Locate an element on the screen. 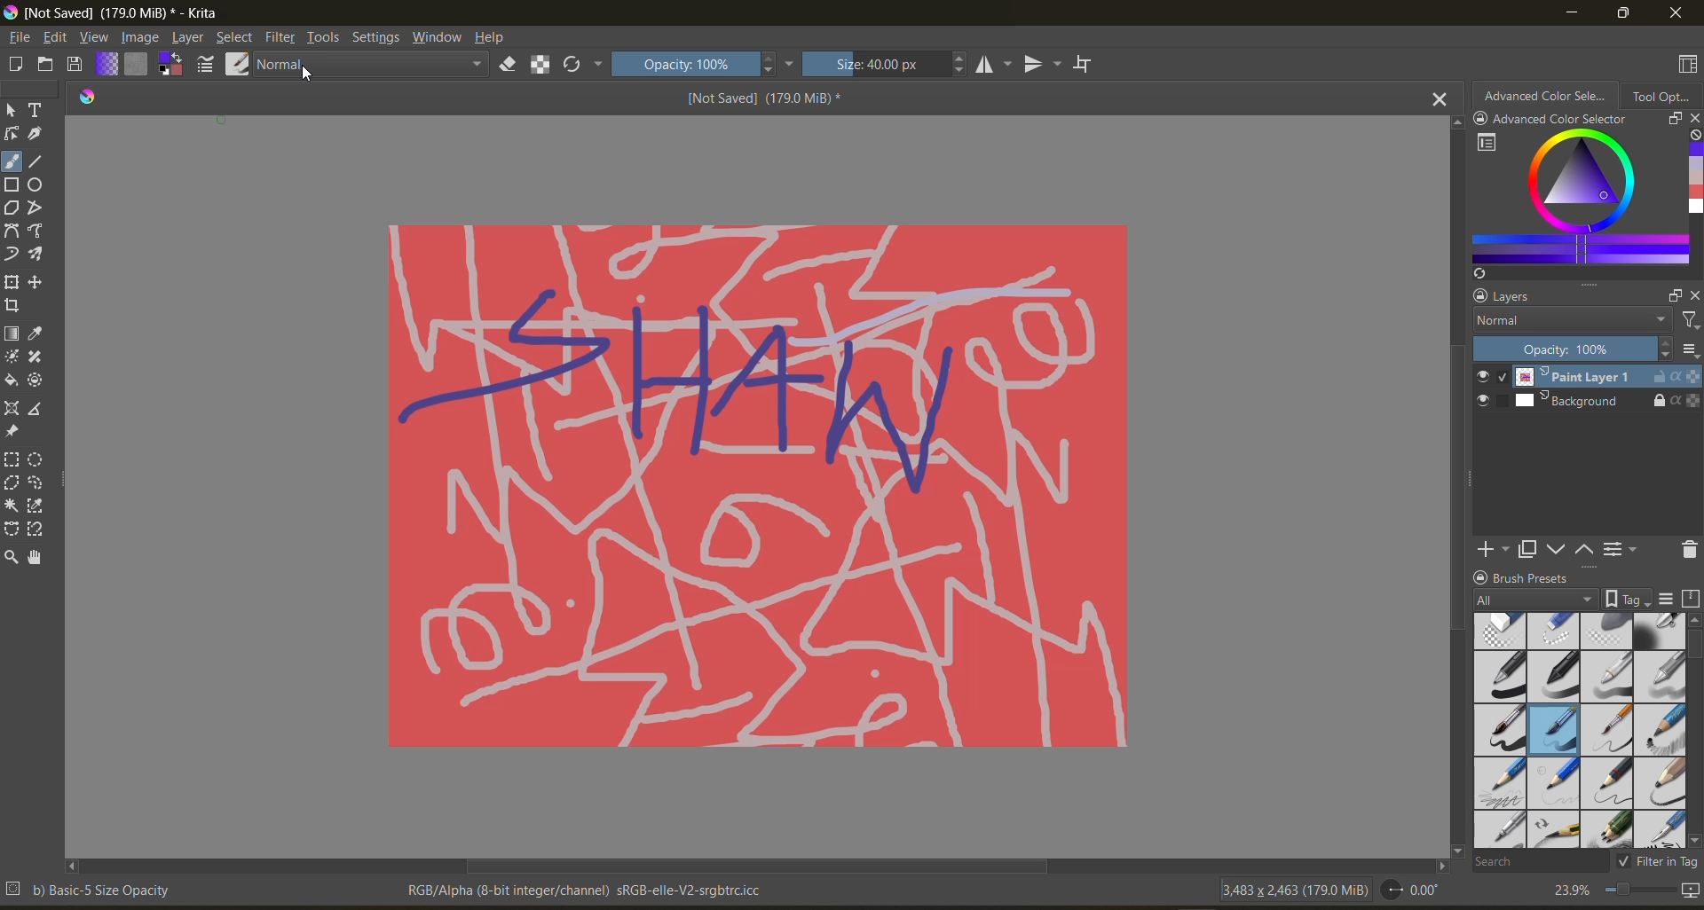 This screenshot has height=910, width=1704. Background is located at coordinates (1607, 403).